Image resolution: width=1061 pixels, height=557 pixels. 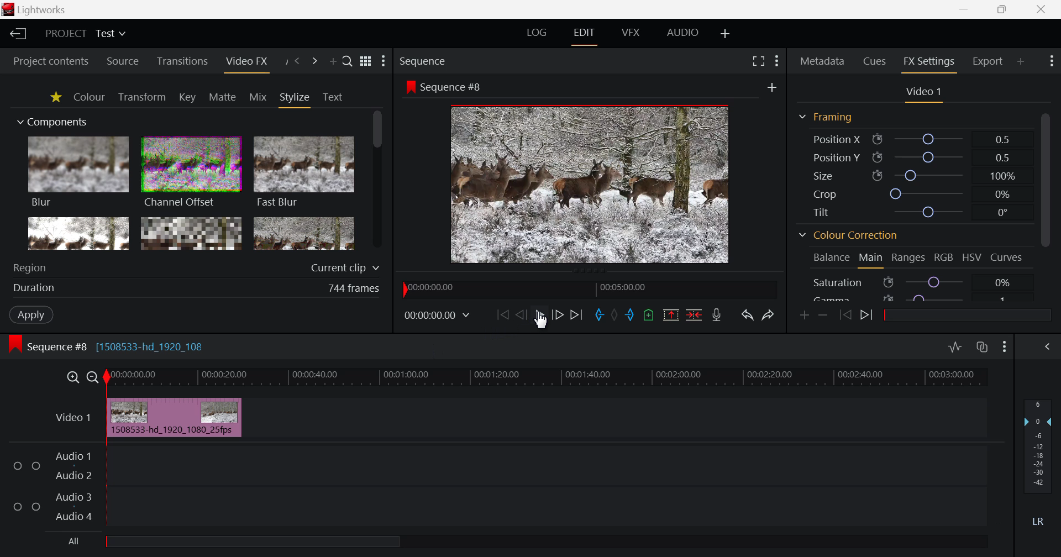 What do you see at coordinates (72, 377) in the screenshot?
I see `Timeline Zoom In` at bounding box center [72, 377].